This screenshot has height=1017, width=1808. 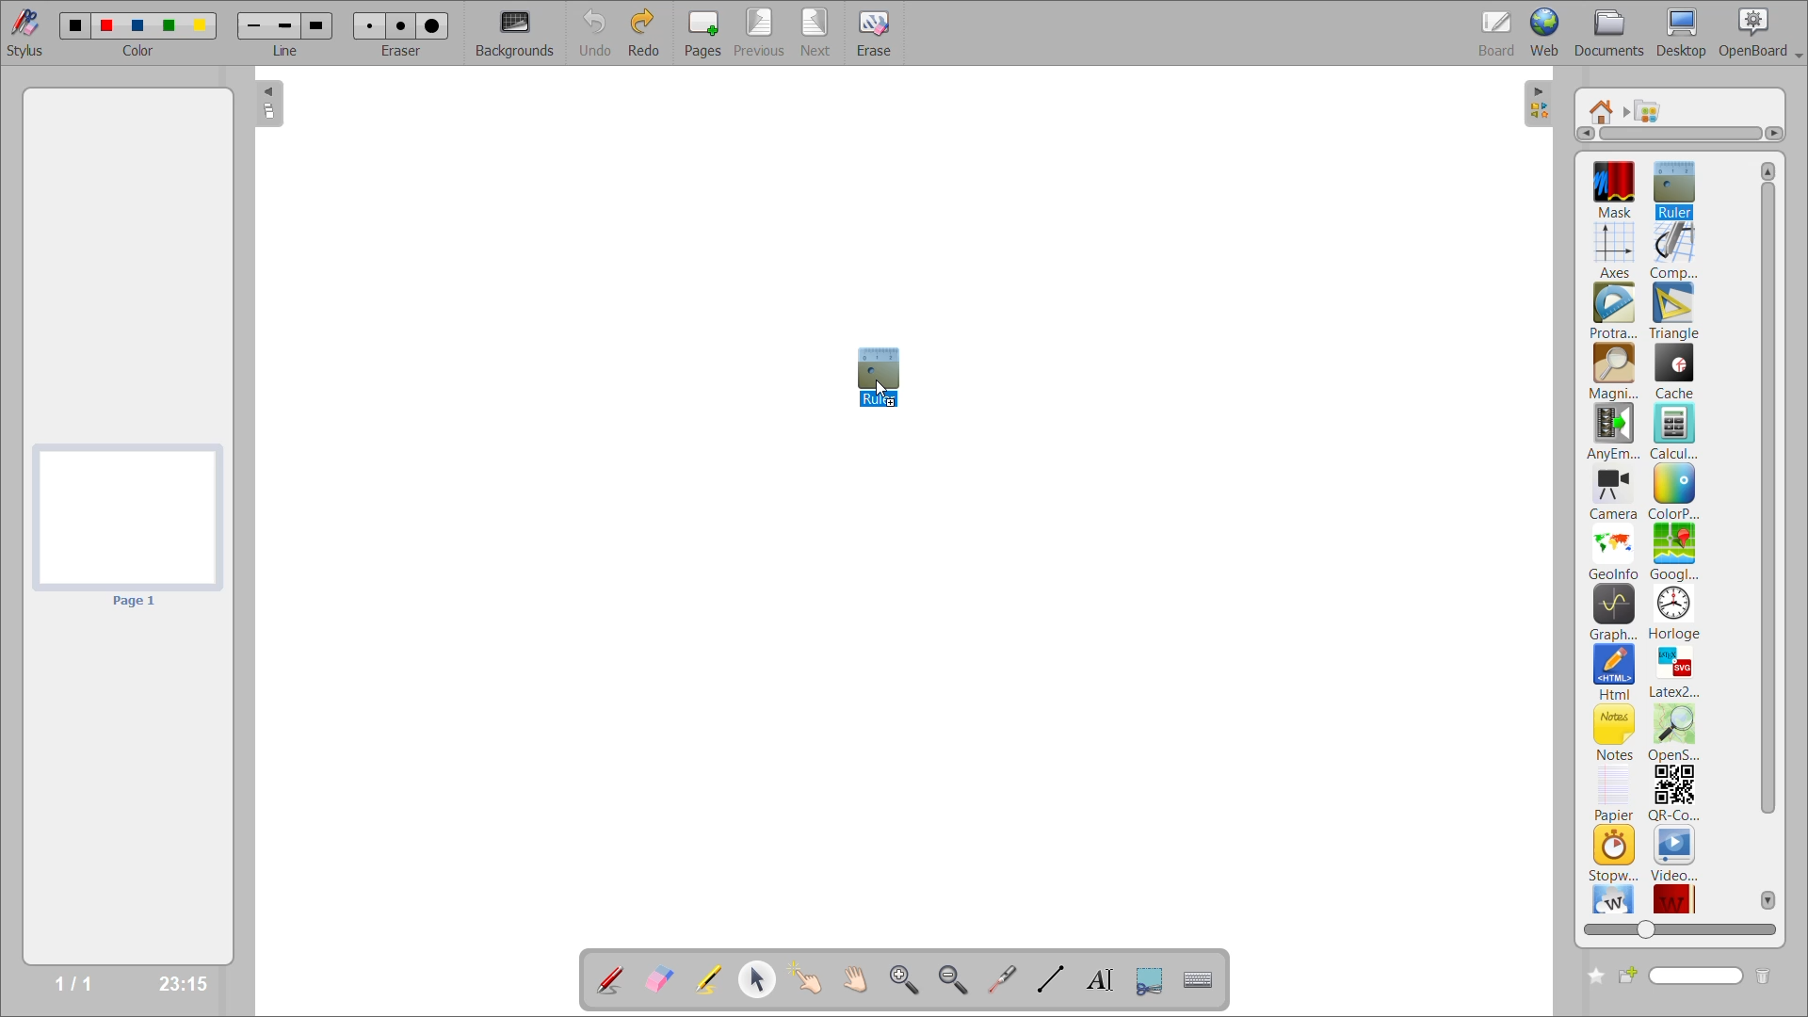 What do you see at coordinates (1676, 927) in the screenshot?
I see `zoom slider` at bounding box center [1676, 927].